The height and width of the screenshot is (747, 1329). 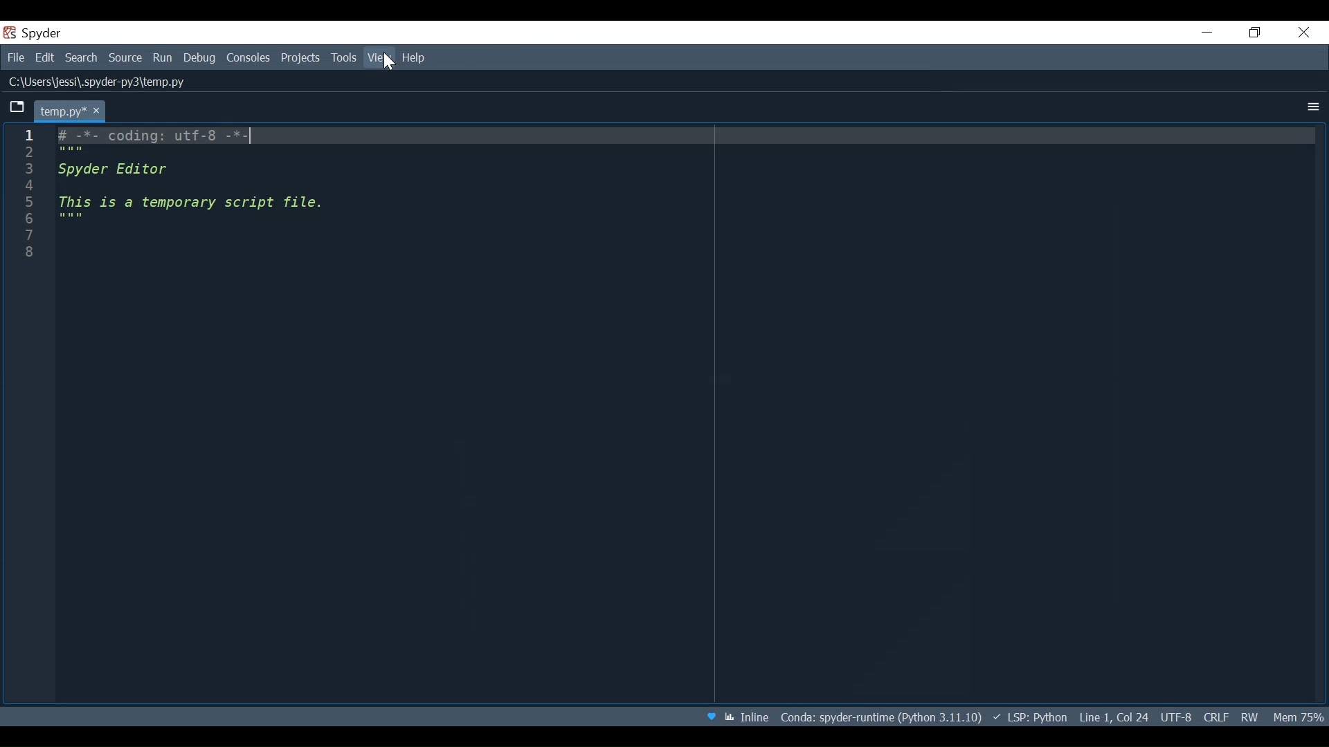 What do you see at coordinates (1175, 717) in the screenshot?
I see `File Encoding` at bounding box center [1175, 717].